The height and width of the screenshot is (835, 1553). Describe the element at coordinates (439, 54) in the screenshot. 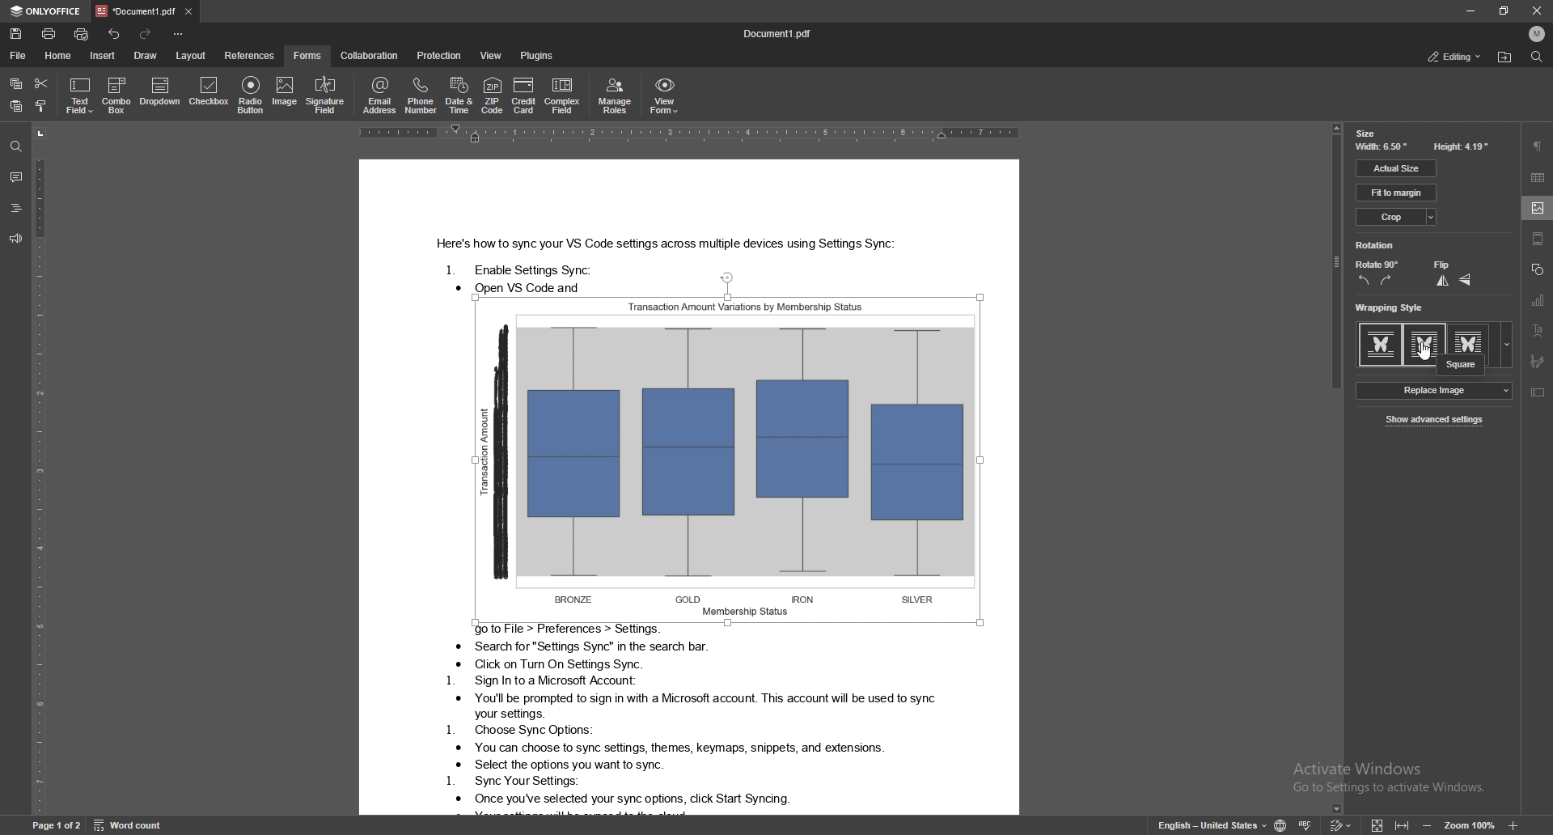

I see `protection` at that location.